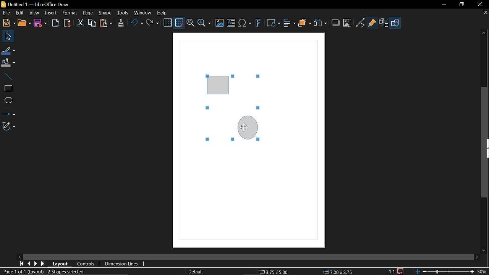 The image size is (489, 275). I want to click on Redo, so click(153, 24).